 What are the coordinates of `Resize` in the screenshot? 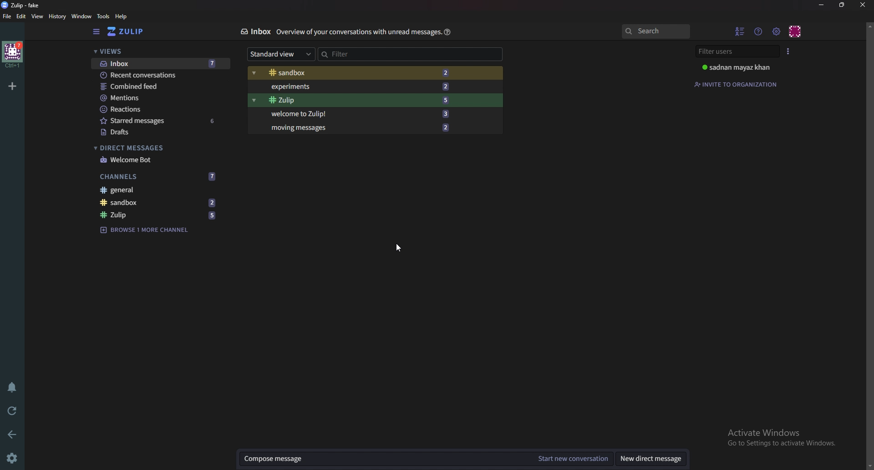 It's located at (844, 5).